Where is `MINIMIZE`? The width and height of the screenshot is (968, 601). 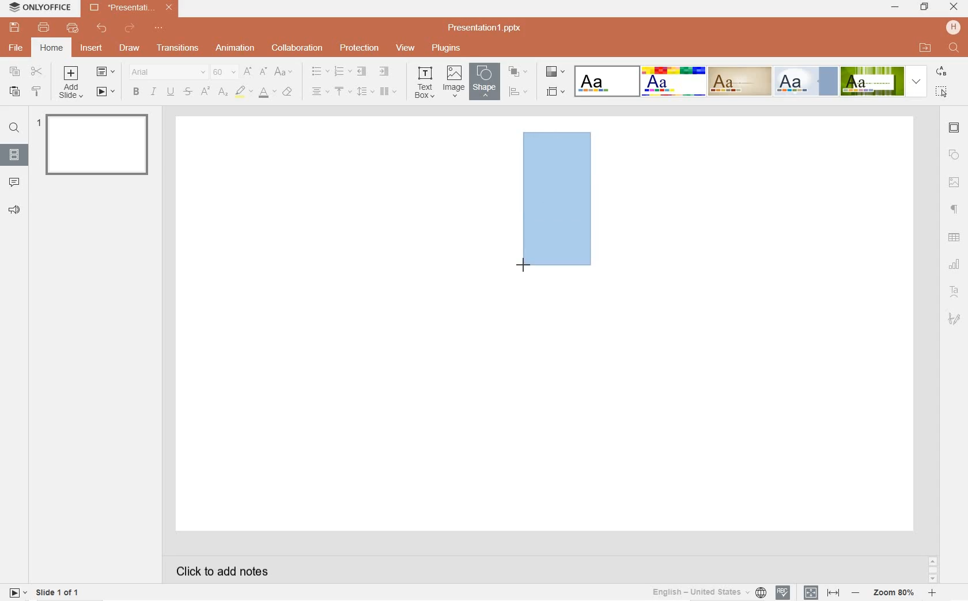
MINIMIZE is located at coordinates (895, 8).